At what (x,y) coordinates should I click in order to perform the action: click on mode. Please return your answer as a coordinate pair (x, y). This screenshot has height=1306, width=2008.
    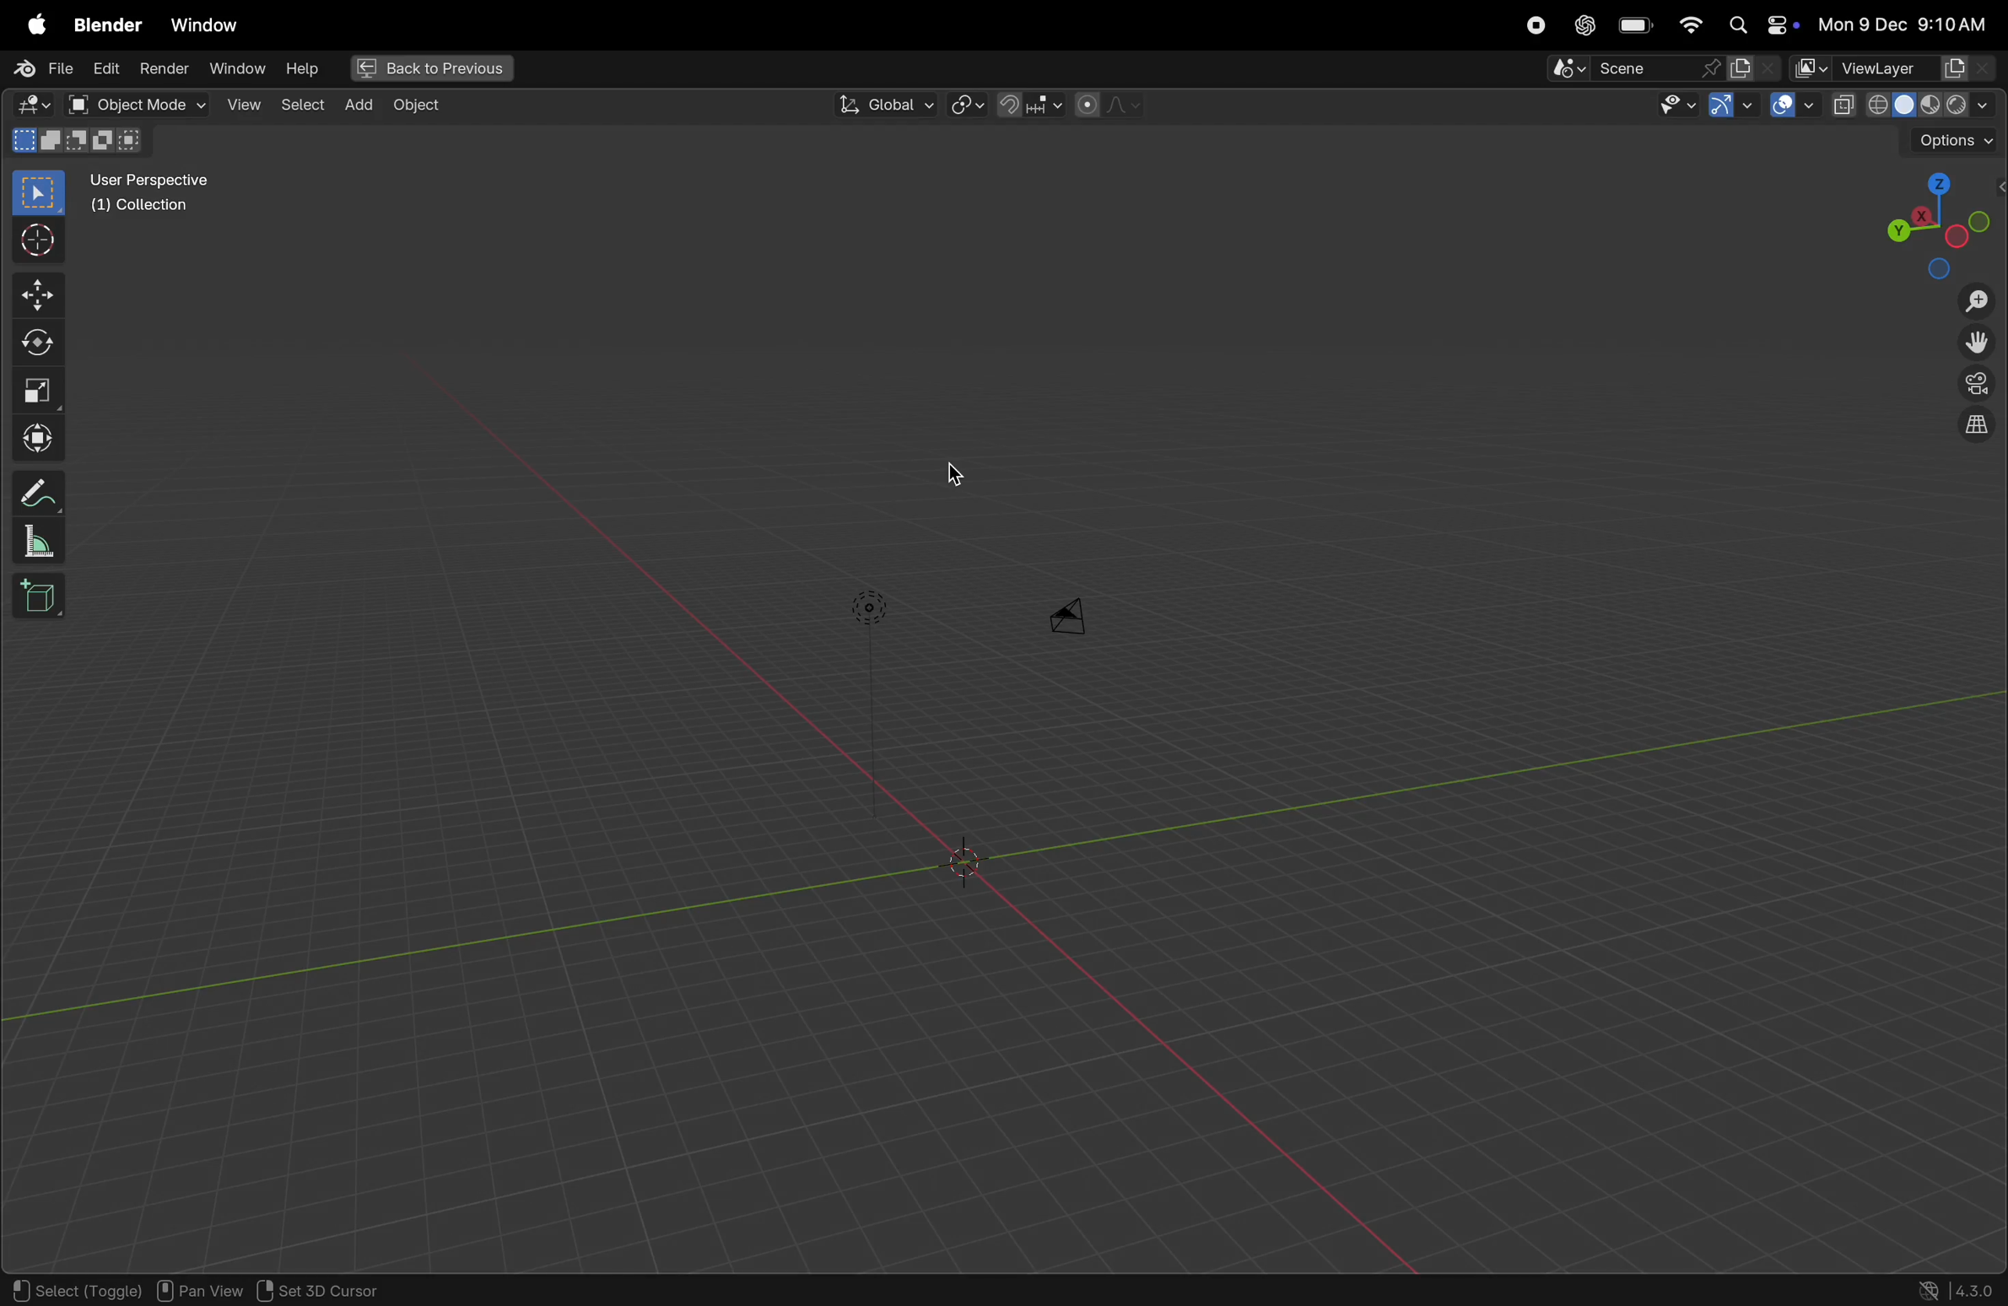
    Looking at the image, I should click on (81, 143).